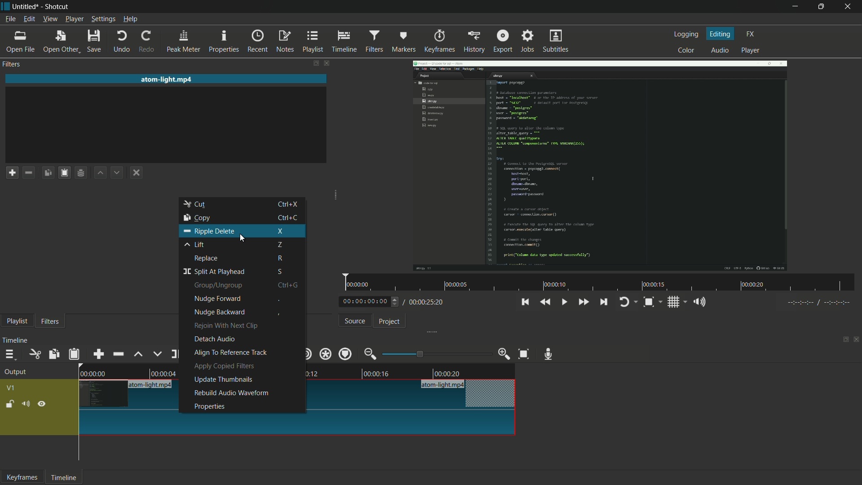 Image resolution: width=862 pixels, height=485 pixels. I want to click on subtitles, so click(556, 40).